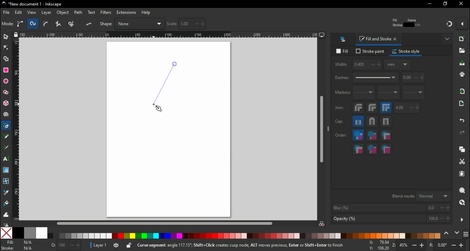 This screenshot has height=251, width=470. What do you see at coordinates (341, 136) in the screenshot?
I see `order` at bounding box center [341, 136].